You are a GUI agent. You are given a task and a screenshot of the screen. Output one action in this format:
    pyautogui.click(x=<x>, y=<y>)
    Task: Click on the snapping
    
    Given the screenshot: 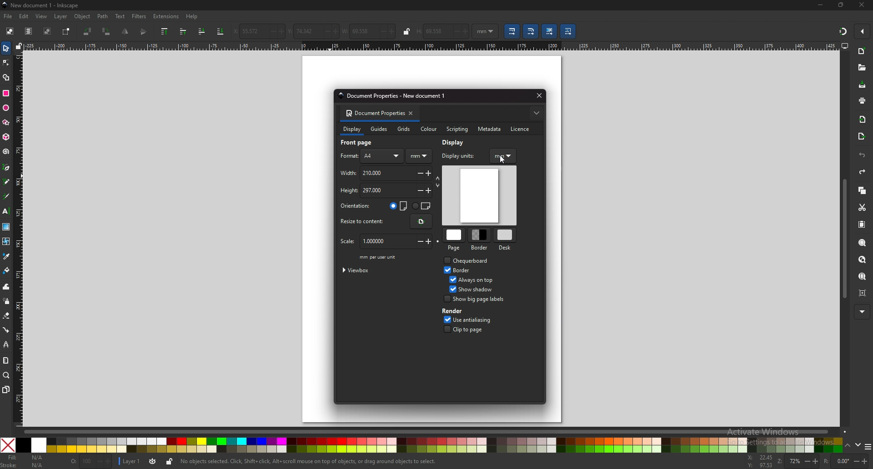 What is the action you would take?
    pyautogui.click(x=842, y=31)
    